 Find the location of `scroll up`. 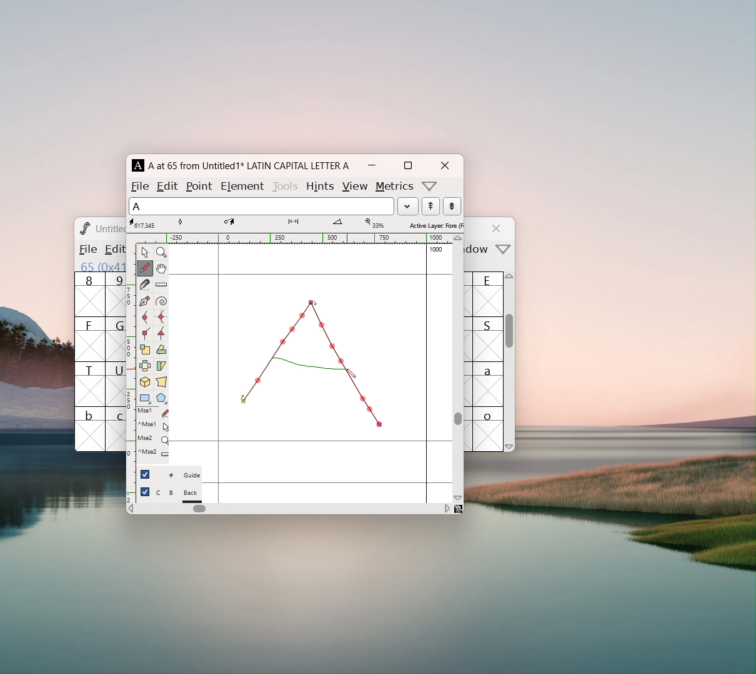

scroll up is located at coordinates (459, 238).